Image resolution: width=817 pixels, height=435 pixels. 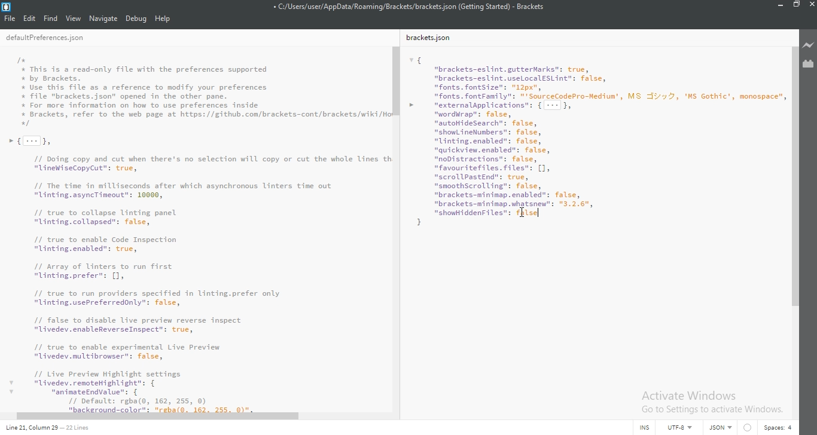 What do you see at coordinates (395, 80) in the screenshot?
I see `scroll bar` at bounding box center [395, 80].